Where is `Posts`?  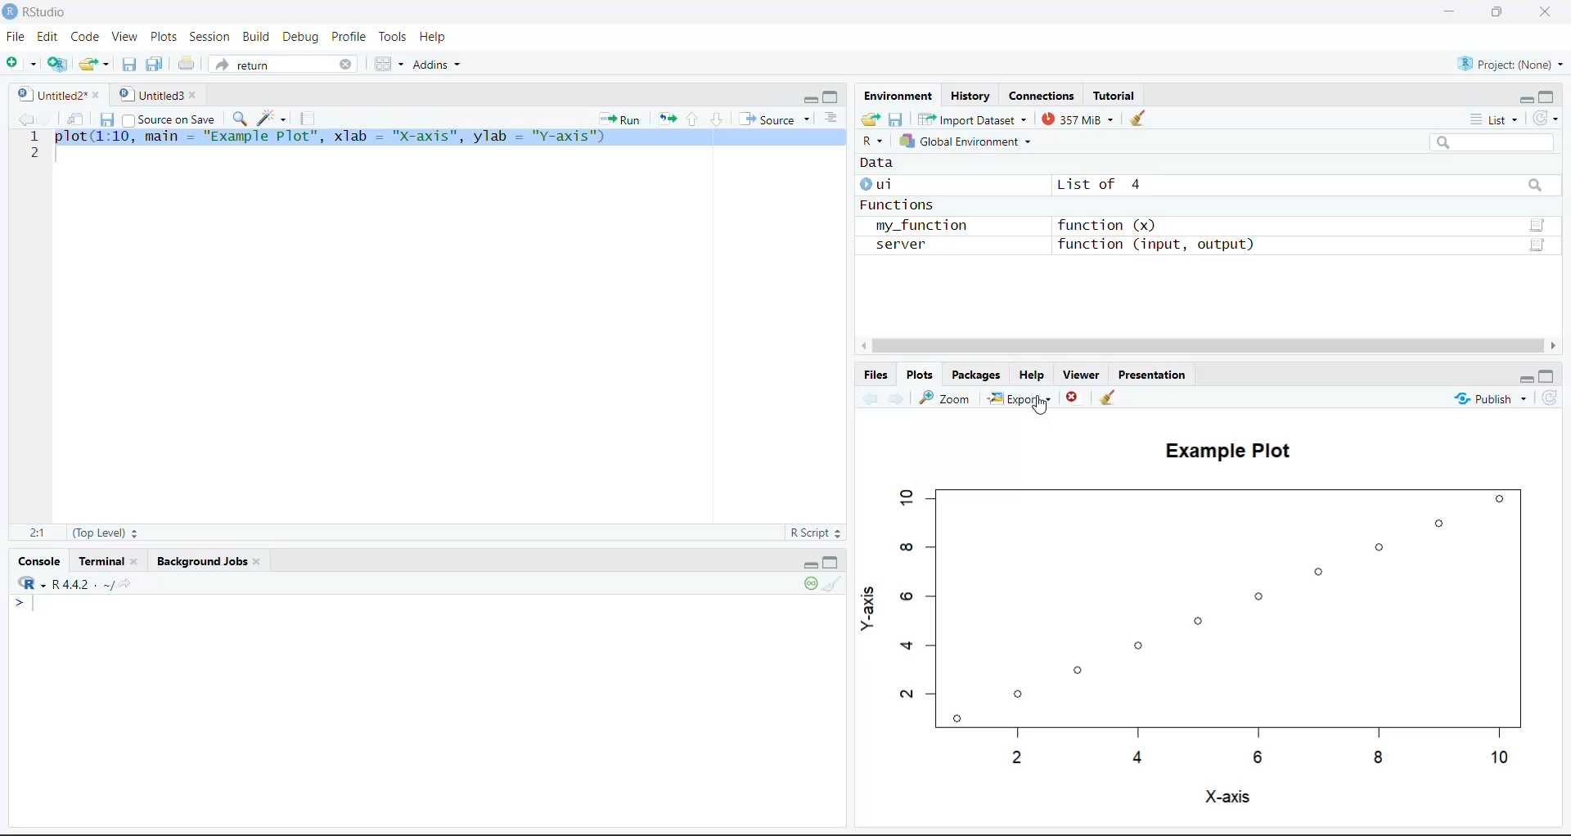 Posts is located at coordinates (165, 37).